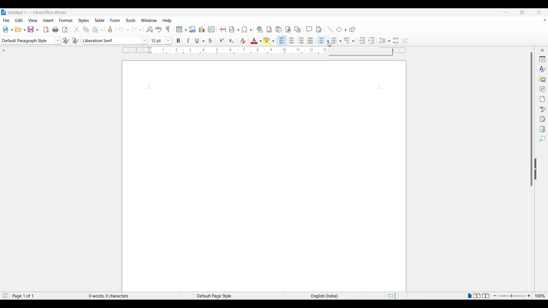 The width and height of the screenshot is (548, 308). I want to click on Single page view, so click(469, 295).